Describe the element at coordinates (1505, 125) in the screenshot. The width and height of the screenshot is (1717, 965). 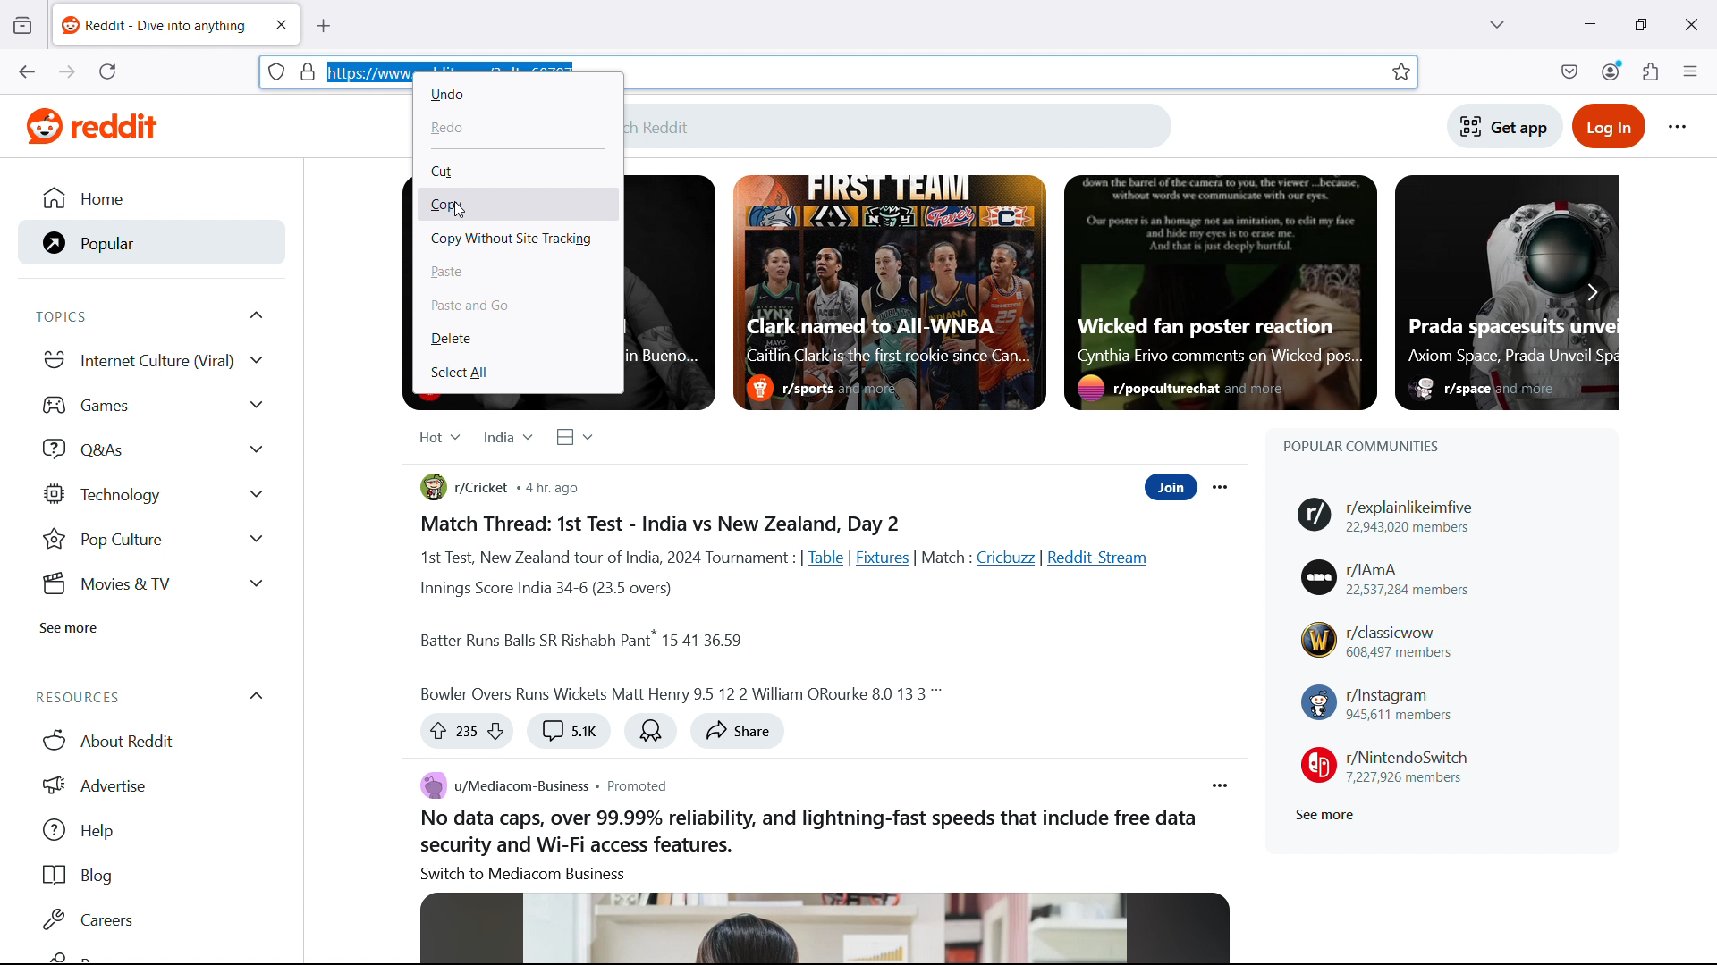
I see `Get app` at that location.